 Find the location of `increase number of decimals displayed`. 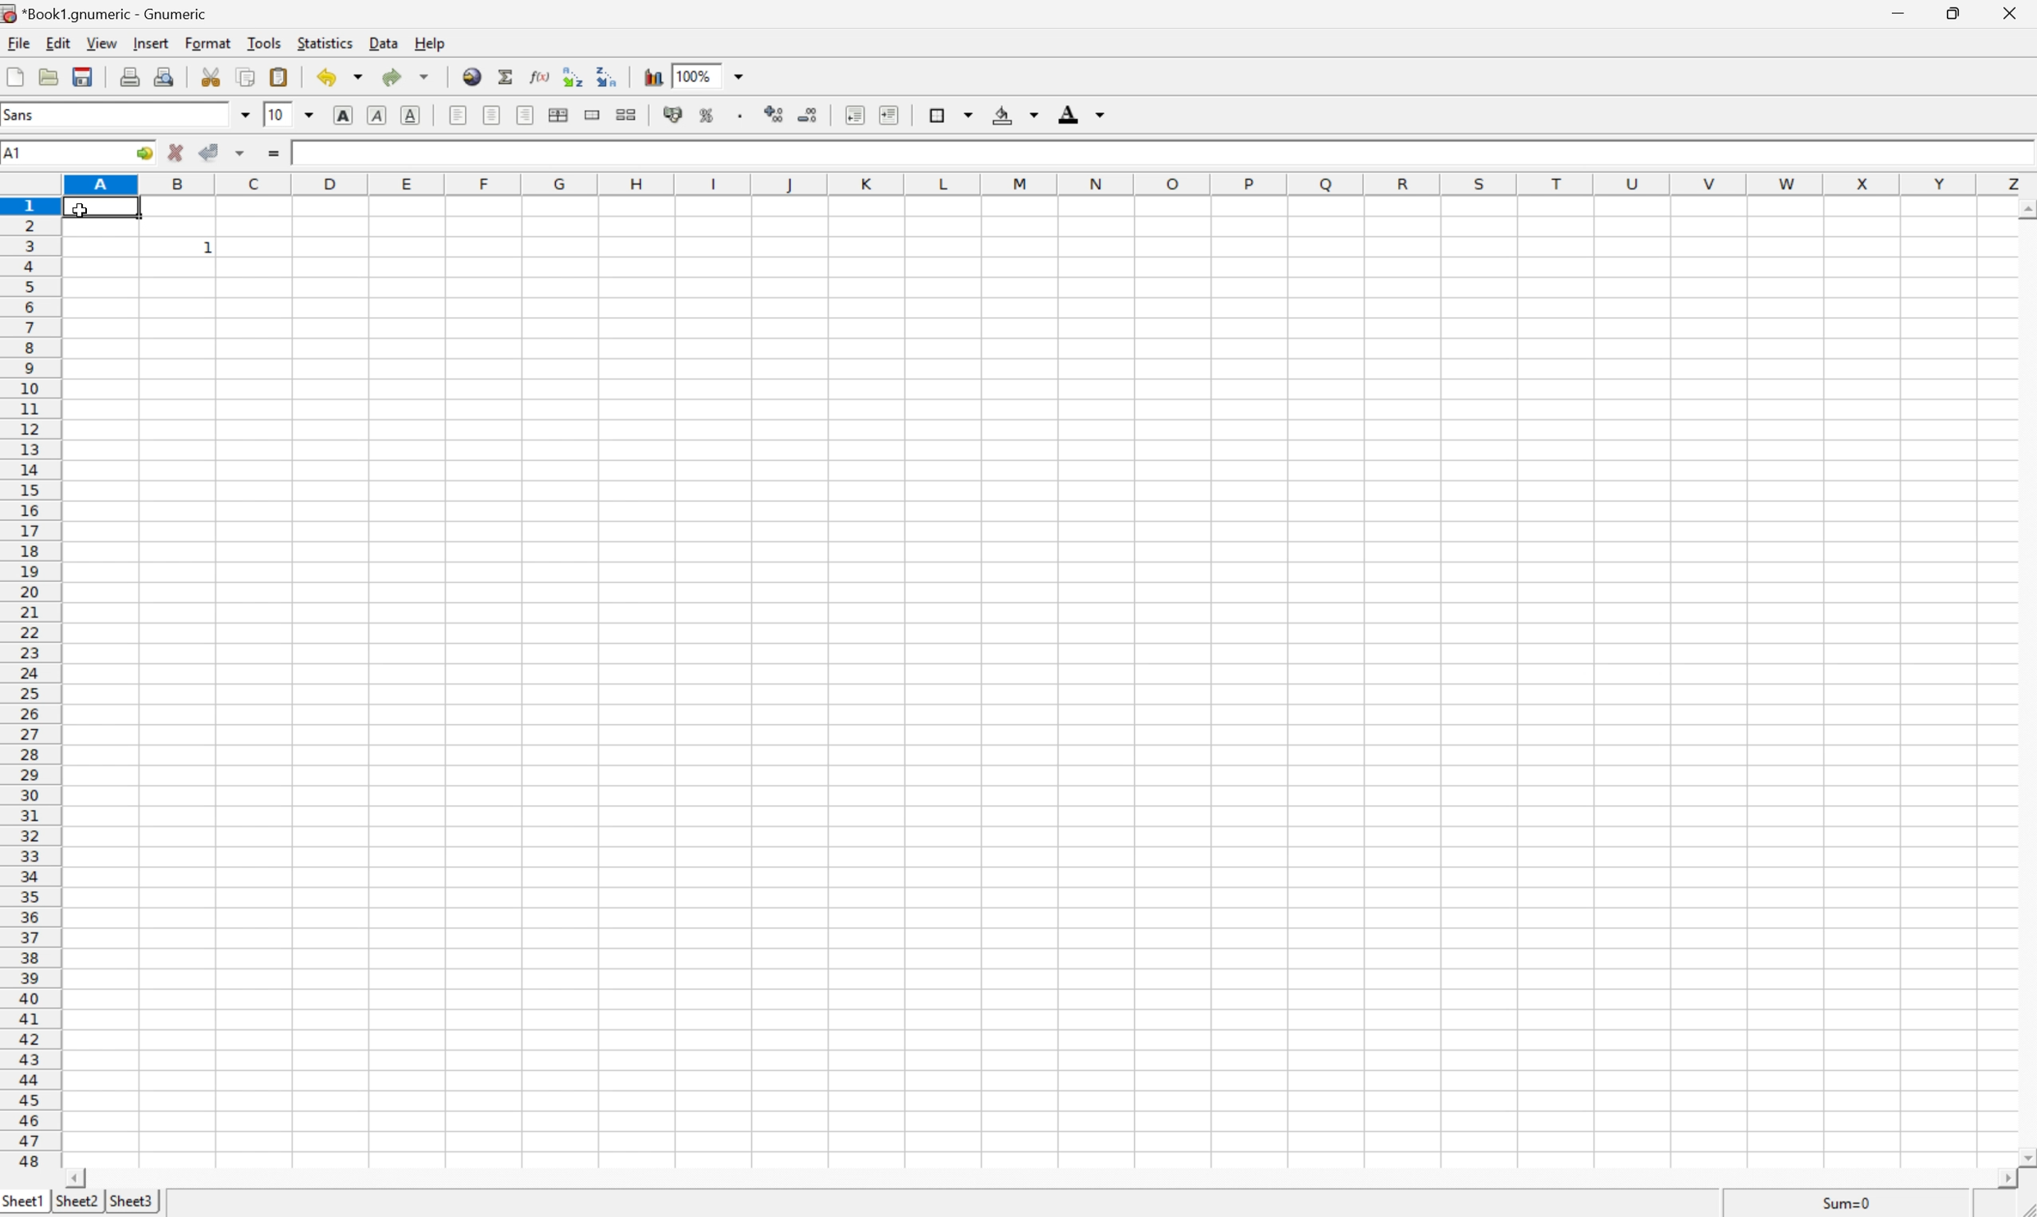

increase number of decimals displayed is located at coordinates (776, 116).